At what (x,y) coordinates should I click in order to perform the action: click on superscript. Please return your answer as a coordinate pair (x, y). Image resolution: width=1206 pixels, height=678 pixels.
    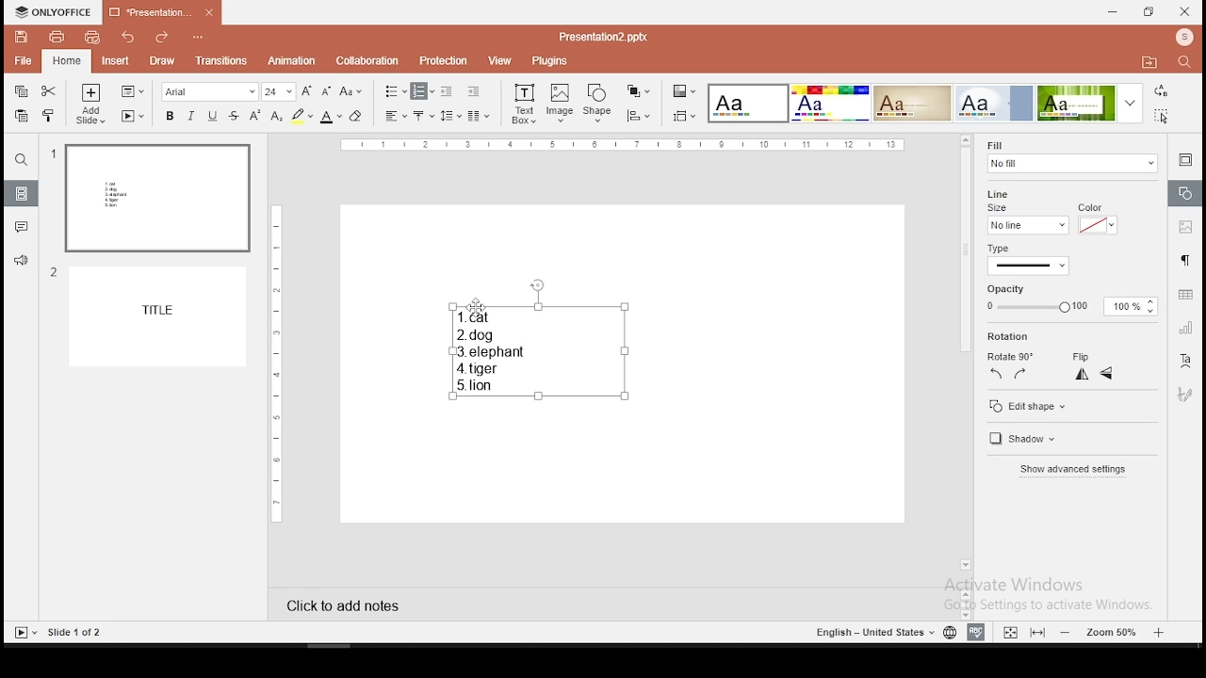
    Looking at the image, I should click on (255, 116).